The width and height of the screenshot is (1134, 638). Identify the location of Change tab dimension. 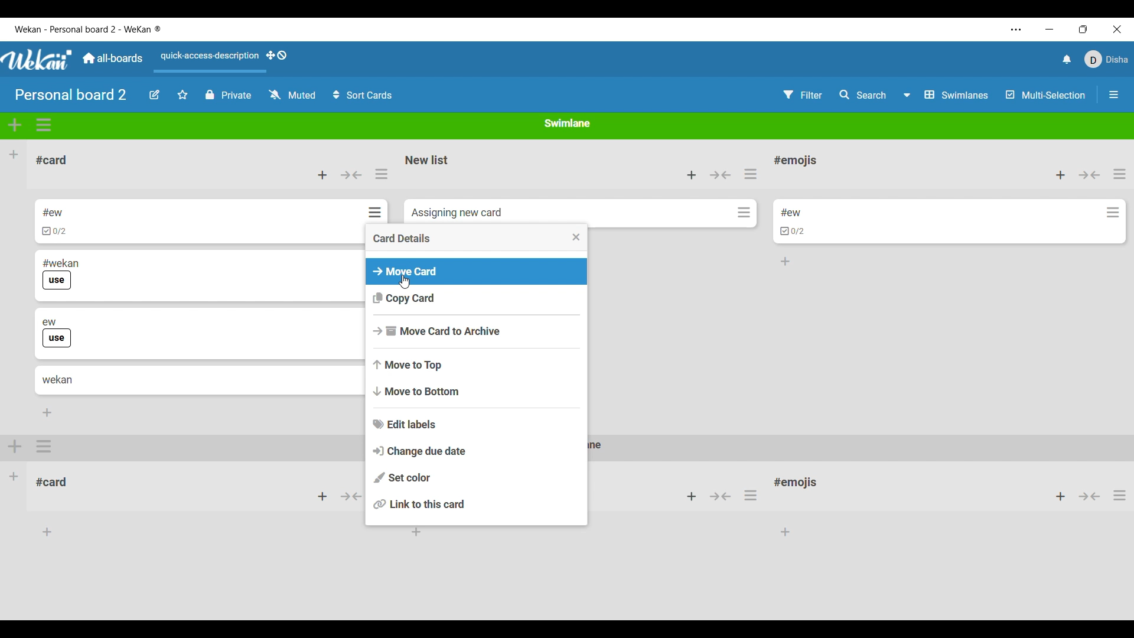
(1083, 29).